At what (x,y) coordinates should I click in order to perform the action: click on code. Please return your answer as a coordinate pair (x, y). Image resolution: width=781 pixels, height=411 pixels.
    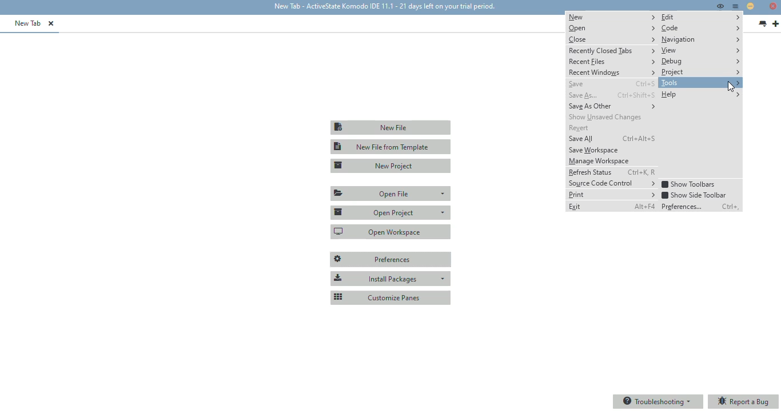
    Looking at the image, I should click on (700, 28).